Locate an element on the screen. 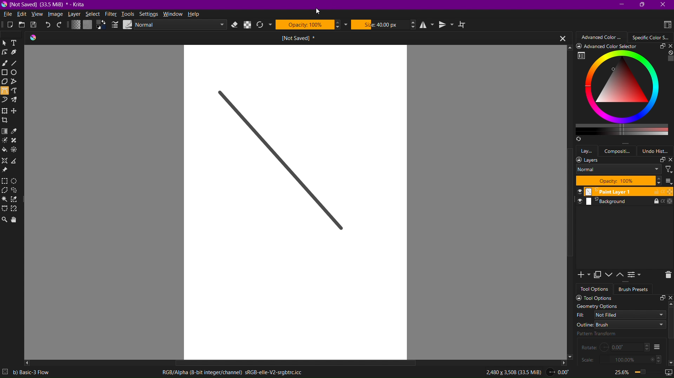  Text Tool is located at coordinates (16, 43).